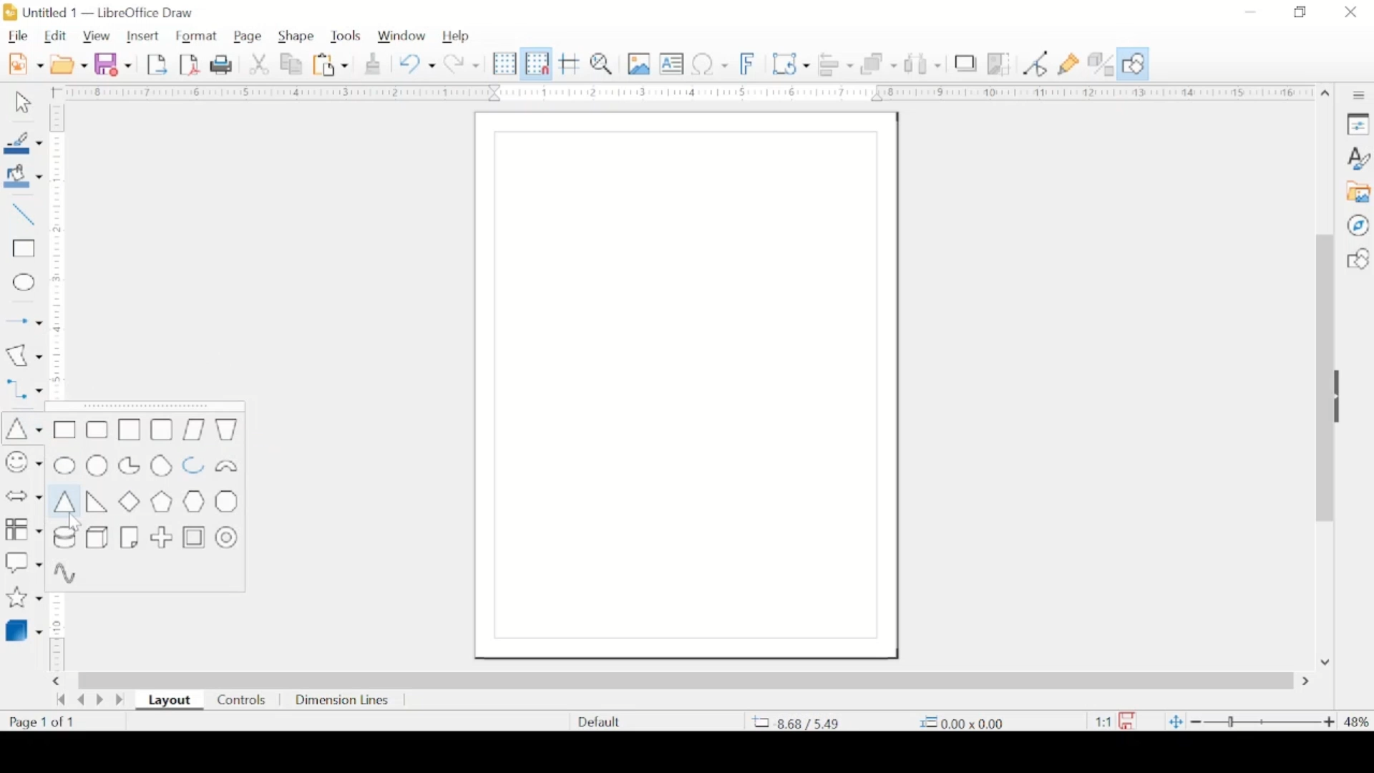 The width and height of the screenshot is (1374, 773). Describe the element at coordinates (120, 700) in the screenshot. I see `last page` at that location.